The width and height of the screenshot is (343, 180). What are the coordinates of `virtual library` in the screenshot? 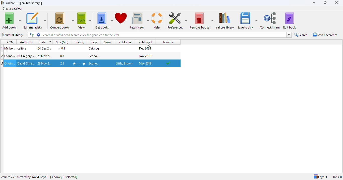 It's located at (13, 35).